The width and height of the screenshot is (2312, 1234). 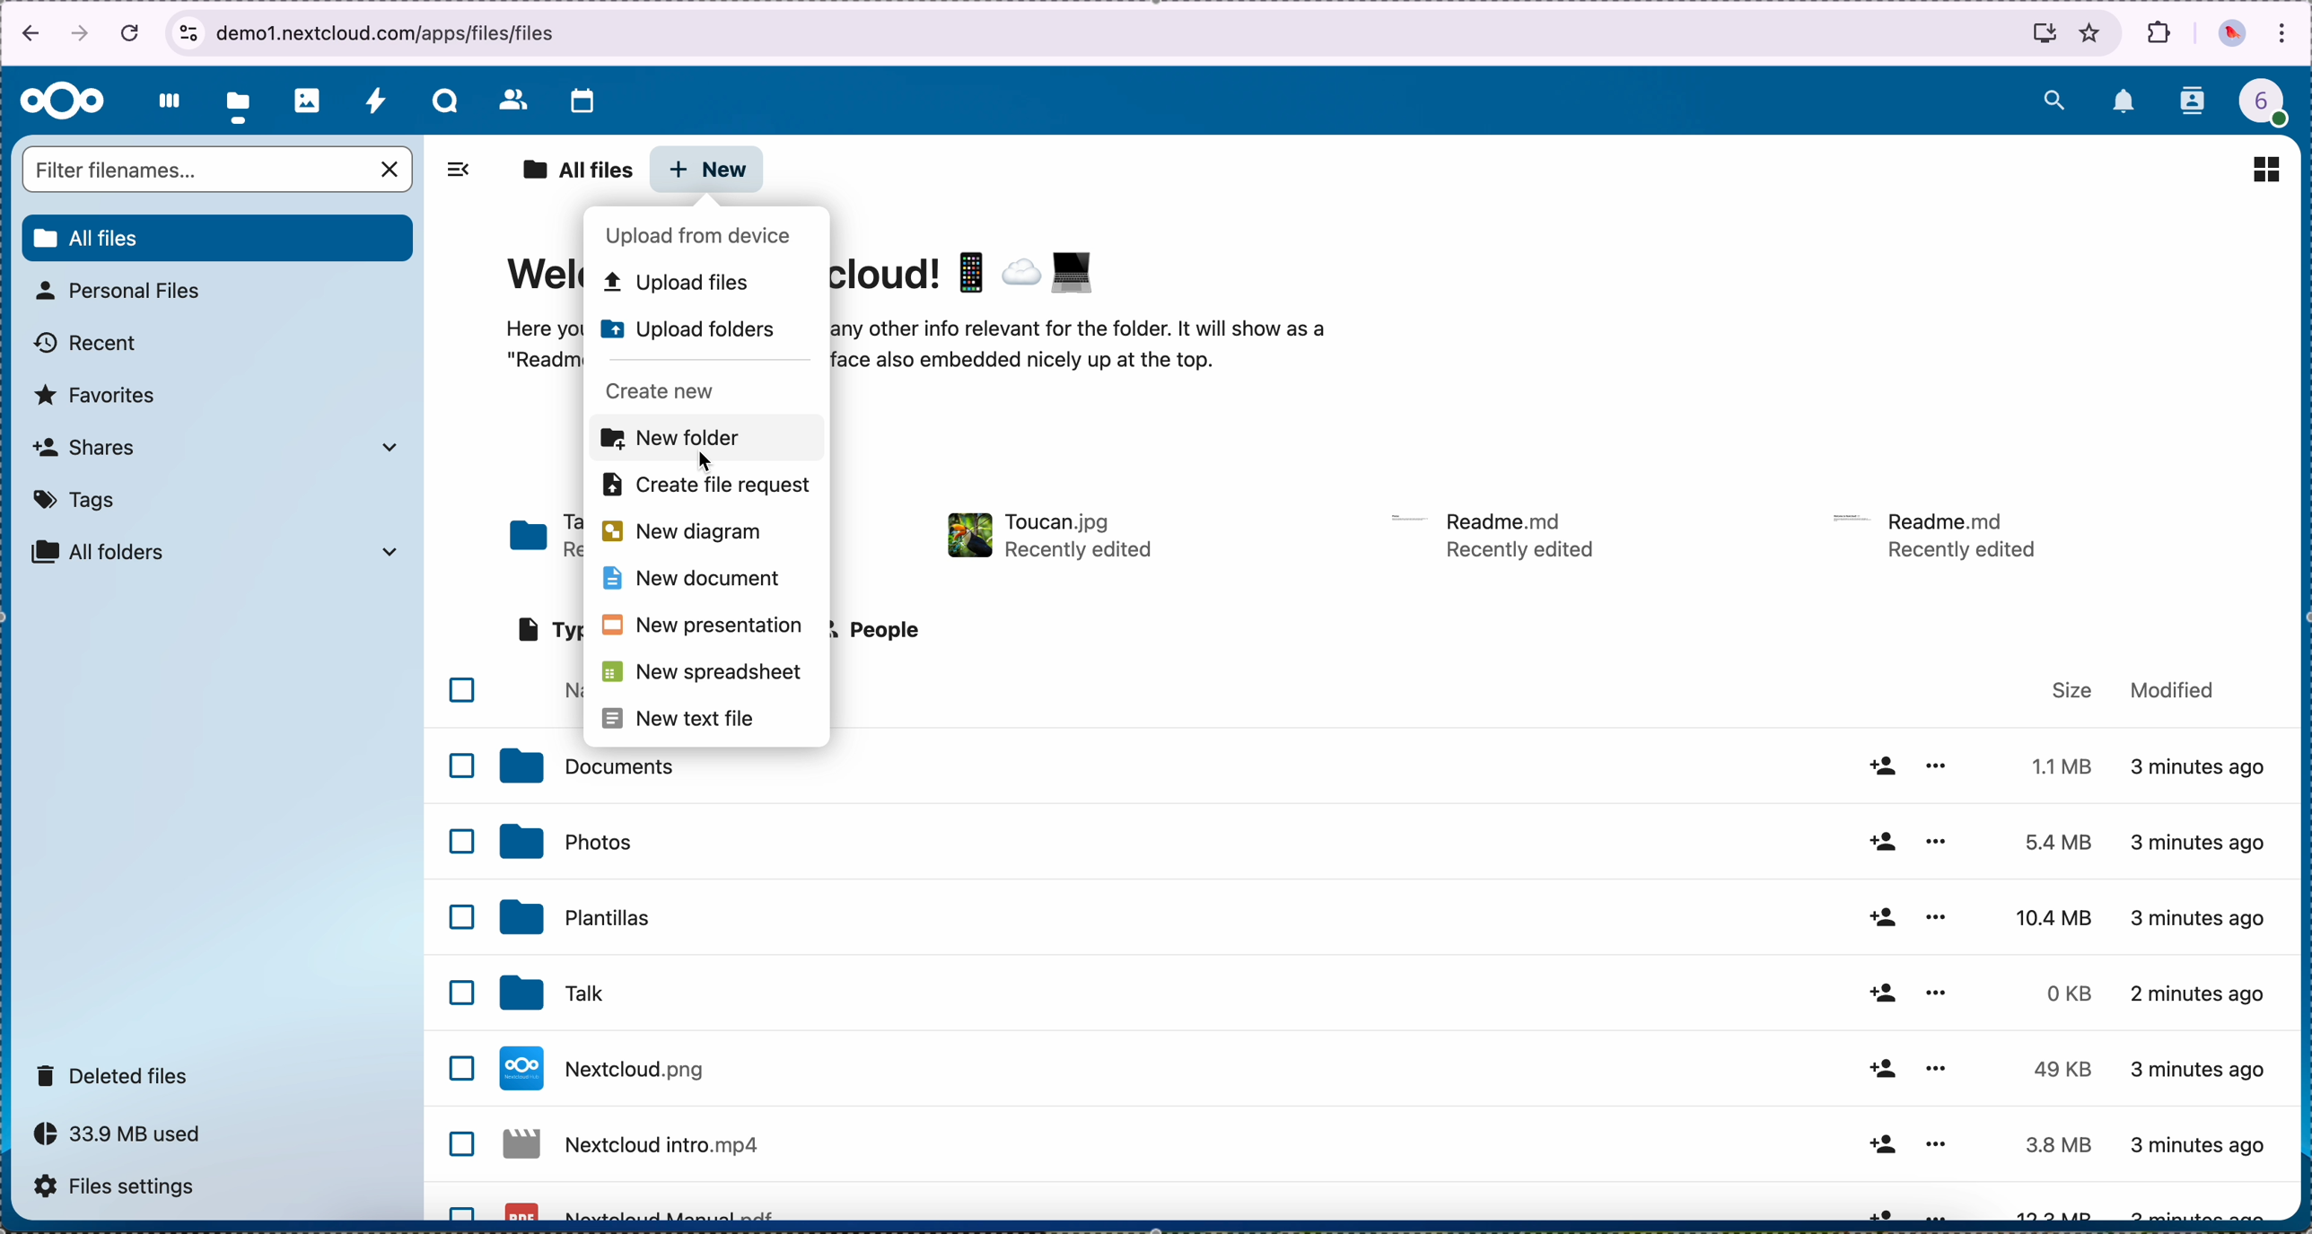 I want to click on recent, so click(x=88, y=344).